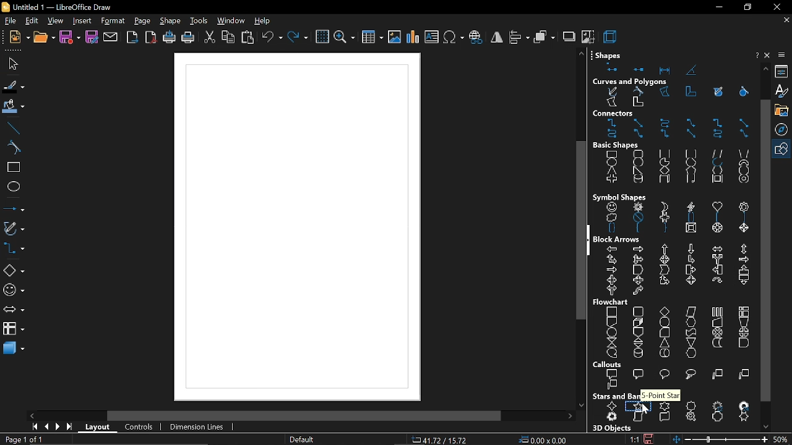 This screenshot has height=445, width=792. What do you see at coordinates (14, 107) in the screenshot?
I see `fill color` at bounding box center [14, 107].